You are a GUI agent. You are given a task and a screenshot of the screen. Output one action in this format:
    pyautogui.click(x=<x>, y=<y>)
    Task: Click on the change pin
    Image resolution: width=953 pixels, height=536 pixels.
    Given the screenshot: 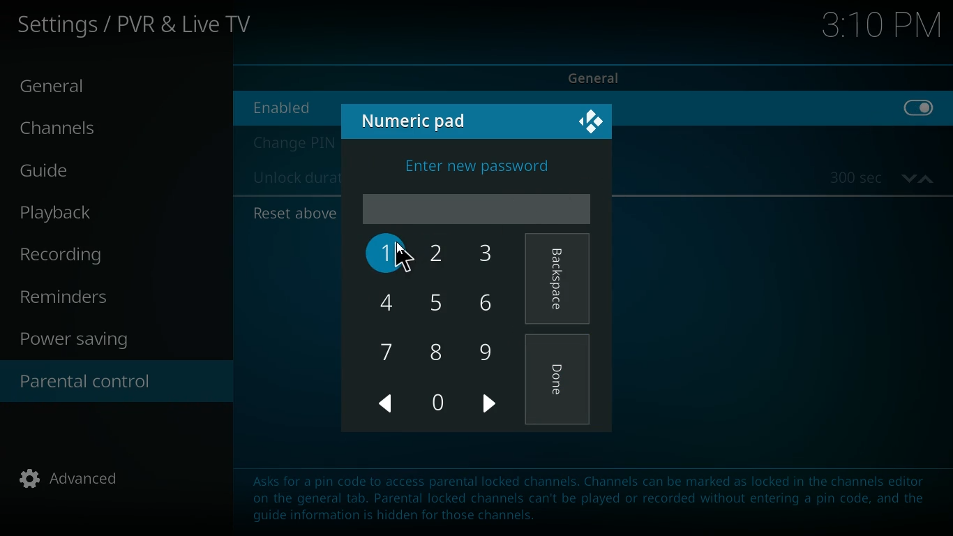 What is the action you would take?
    pyautogui.click(x=292, y=143)
    